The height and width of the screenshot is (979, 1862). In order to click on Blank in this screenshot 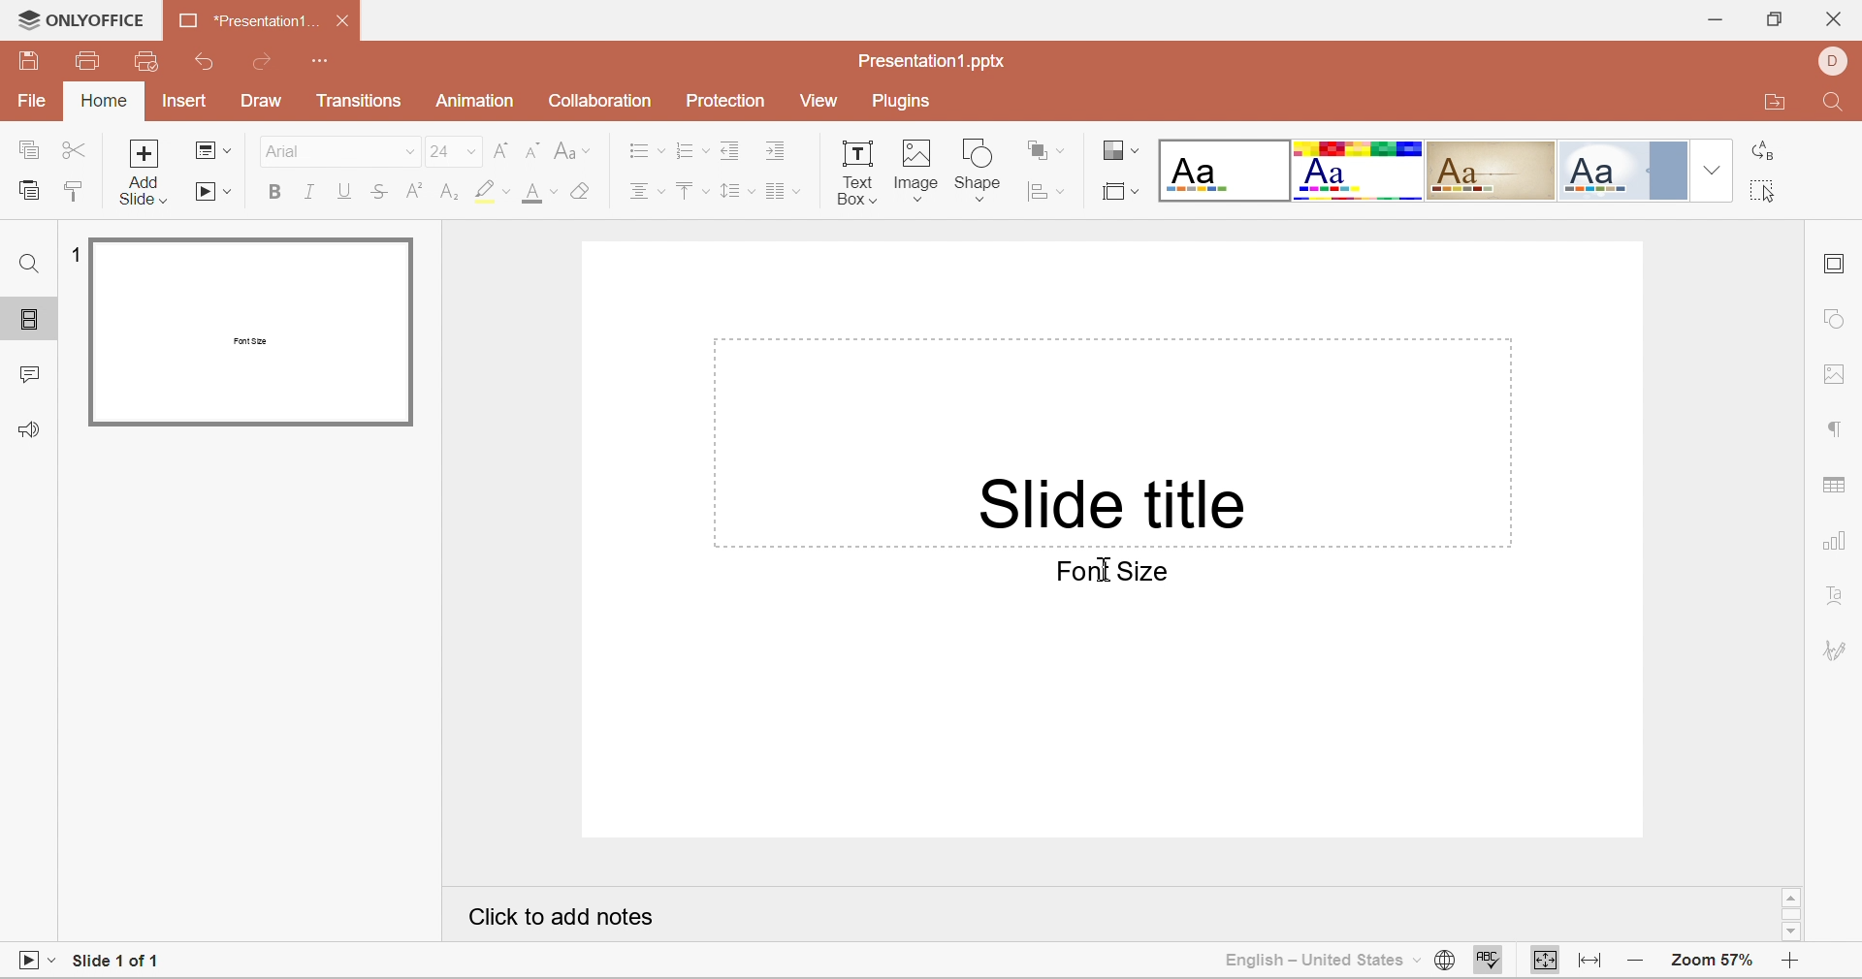, I will do `click(1223, 170)`.